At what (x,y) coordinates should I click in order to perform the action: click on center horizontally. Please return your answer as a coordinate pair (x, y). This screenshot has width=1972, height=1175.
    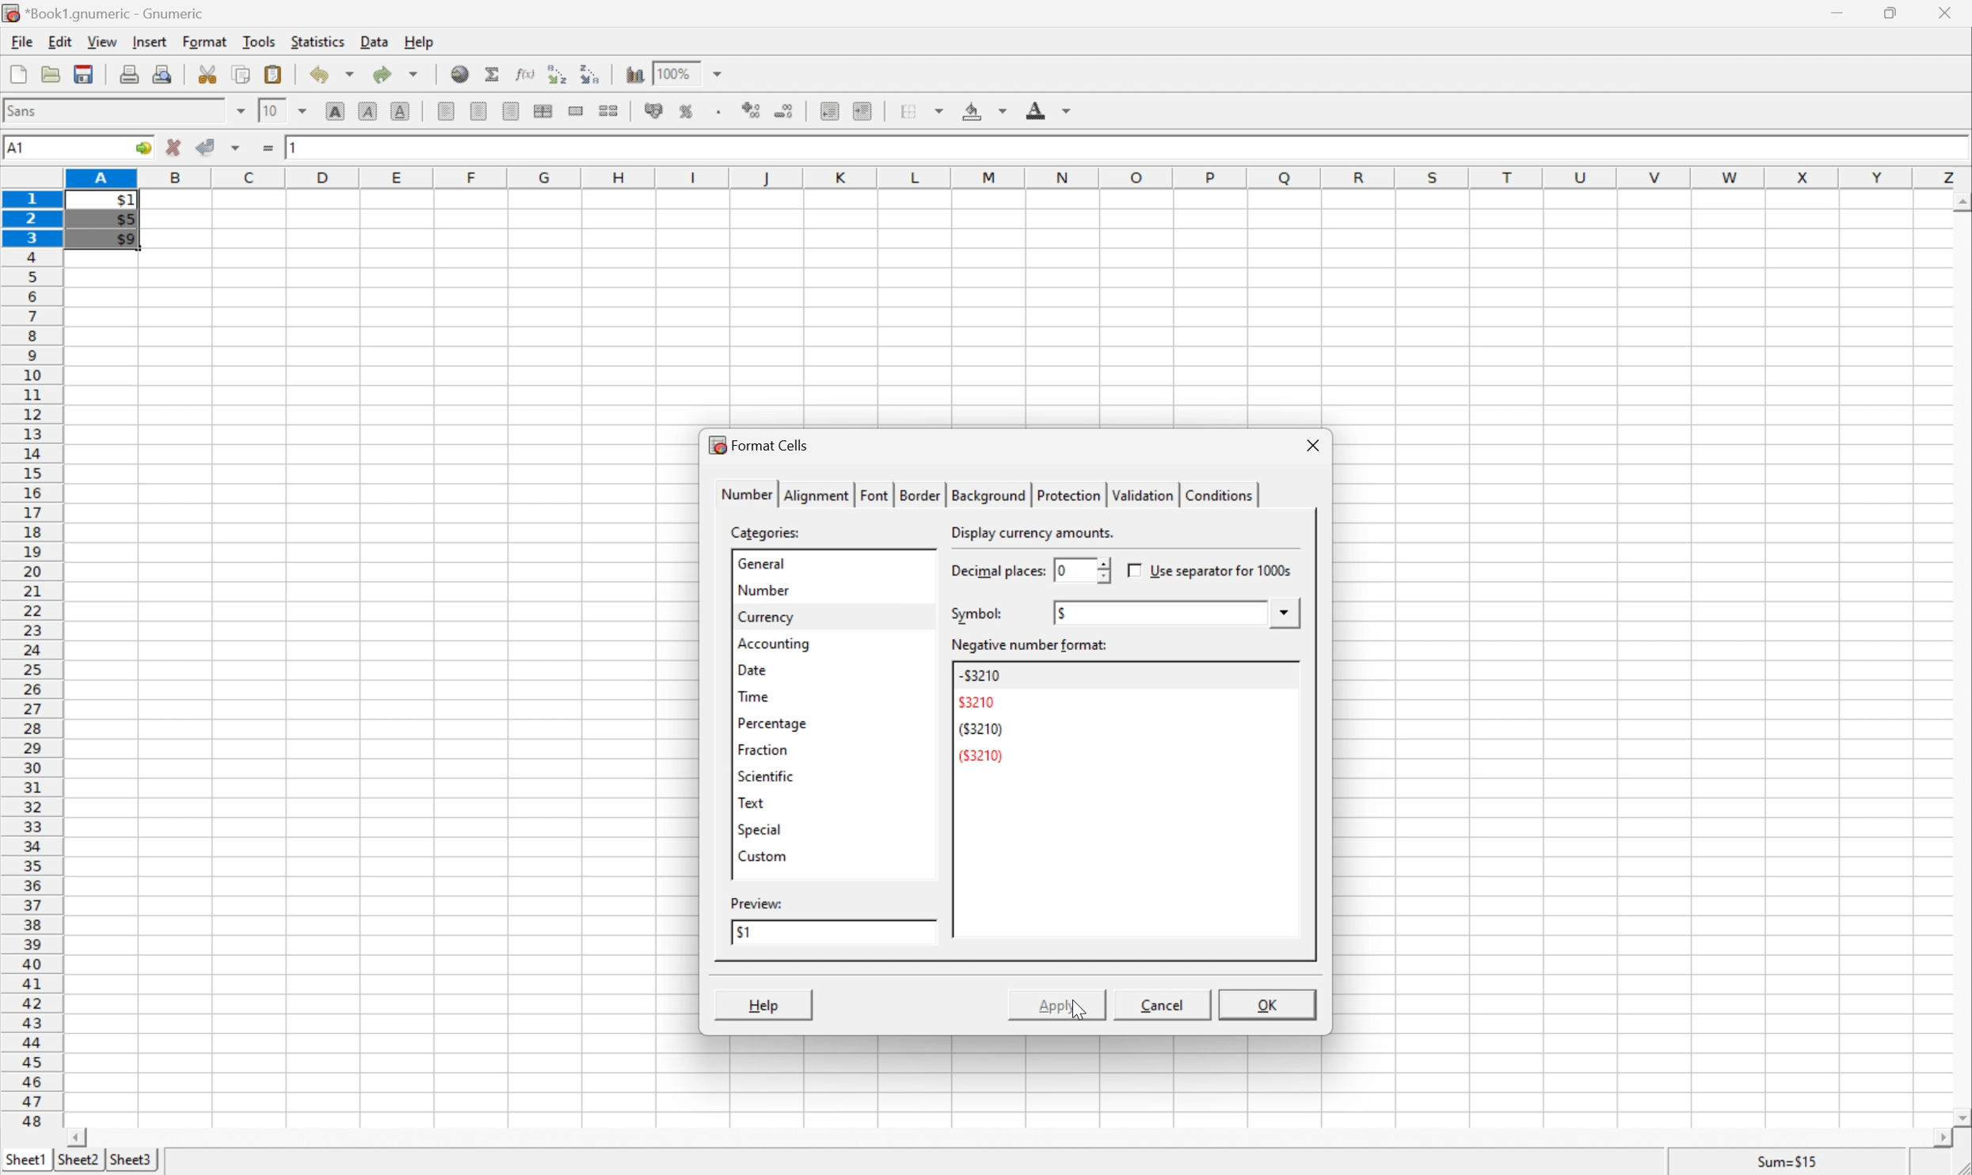
    Looking at the image, I should click on (545, 109).